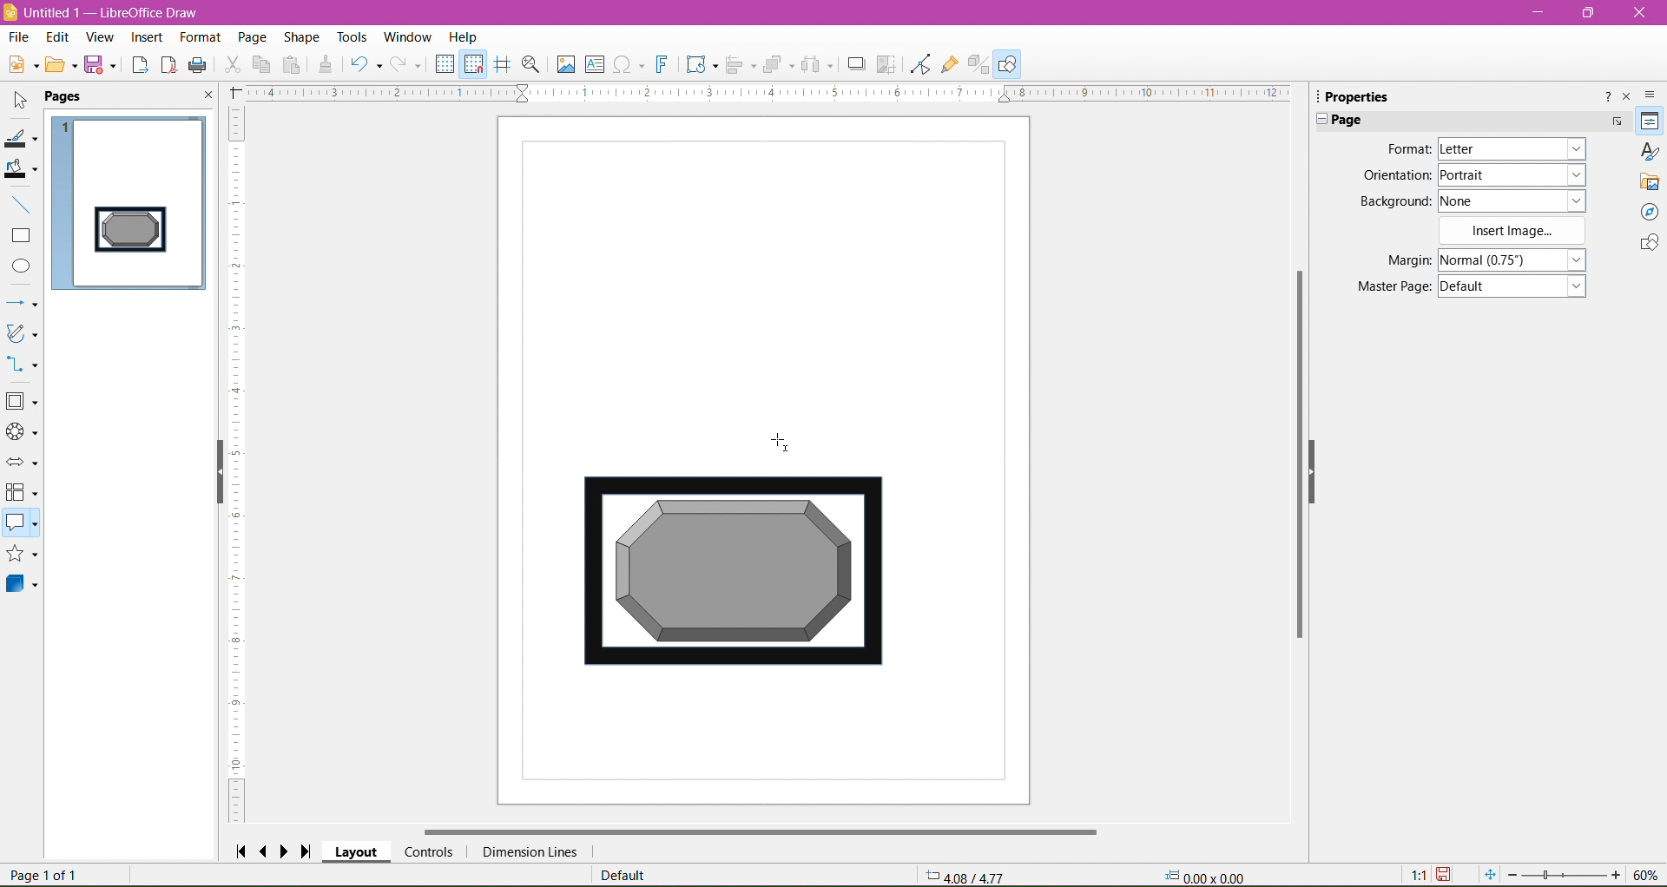 The image size is (1667, 887). Describe the element at coordinates (22, 236) in the screenshot. I see `Rectangle` at that location.